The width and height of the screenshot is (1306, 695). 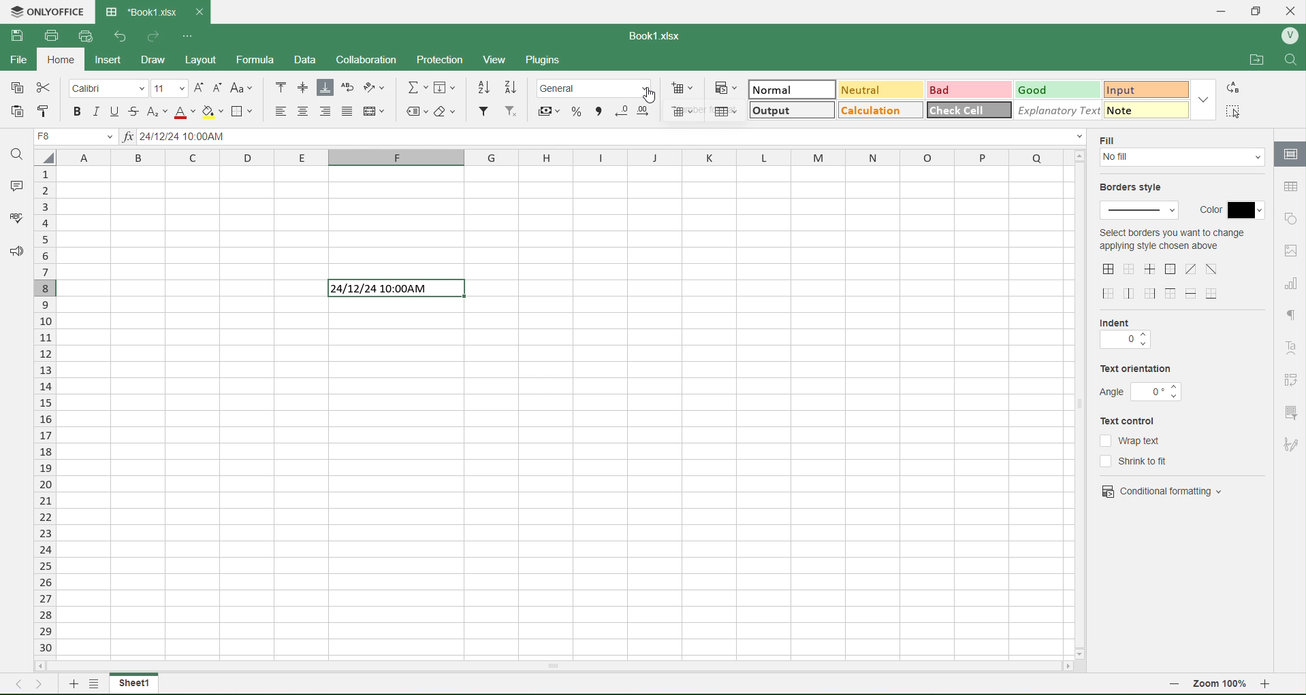 What do you see at coordinates (561, 159) in the screenshot?
I see `Columns` at bounding box center [561, 159].